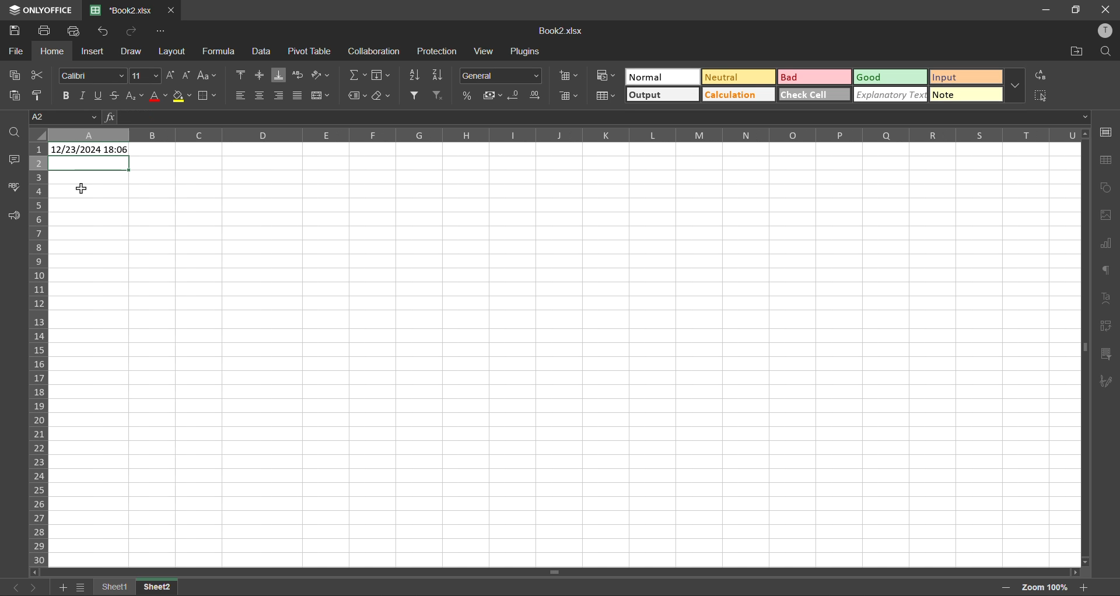 Image resolution: width=1120 pixels, height=596 pixels. Describe the element at coordinates (441, 73) in the screenshot. I see `sort descending` at that location.